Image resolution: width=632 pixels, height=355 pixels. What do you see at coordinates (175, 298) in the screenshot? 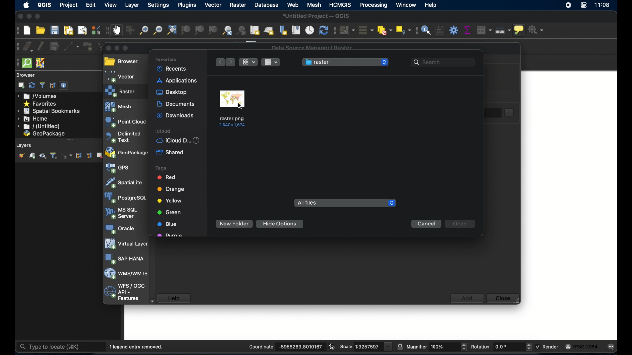
I see `help` at bounding box center [175, 298].